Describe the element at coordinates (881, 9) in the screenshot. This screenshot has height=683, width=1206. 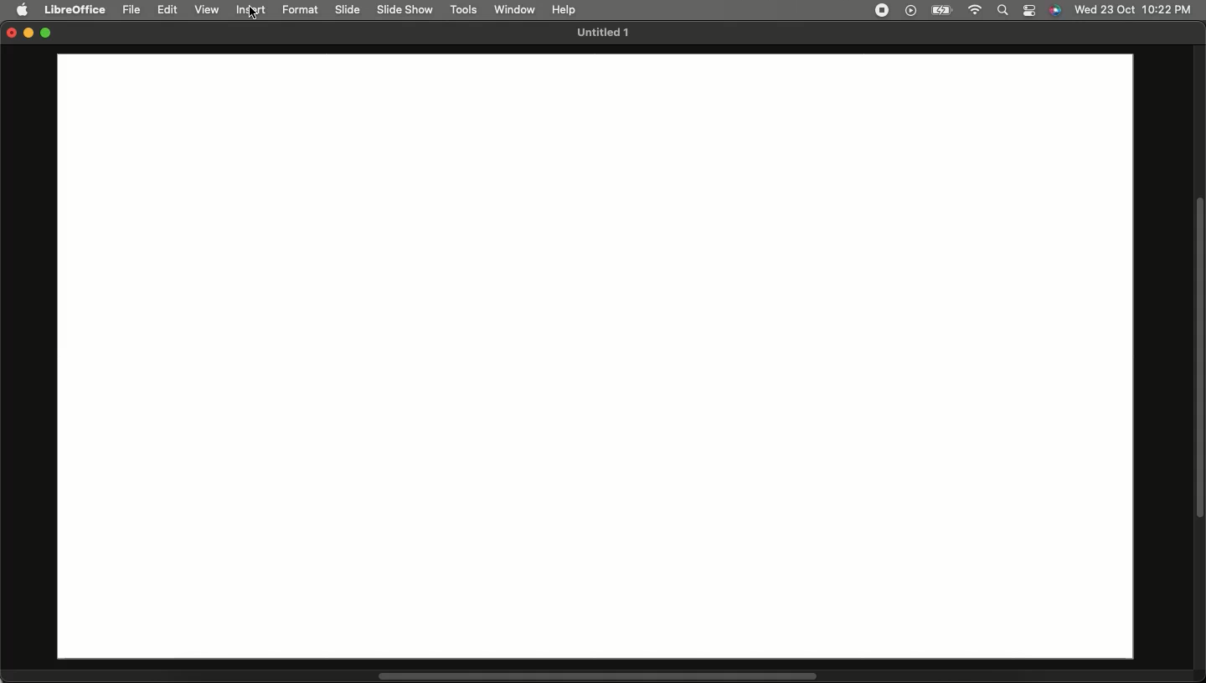
I see `Recording` at that location.